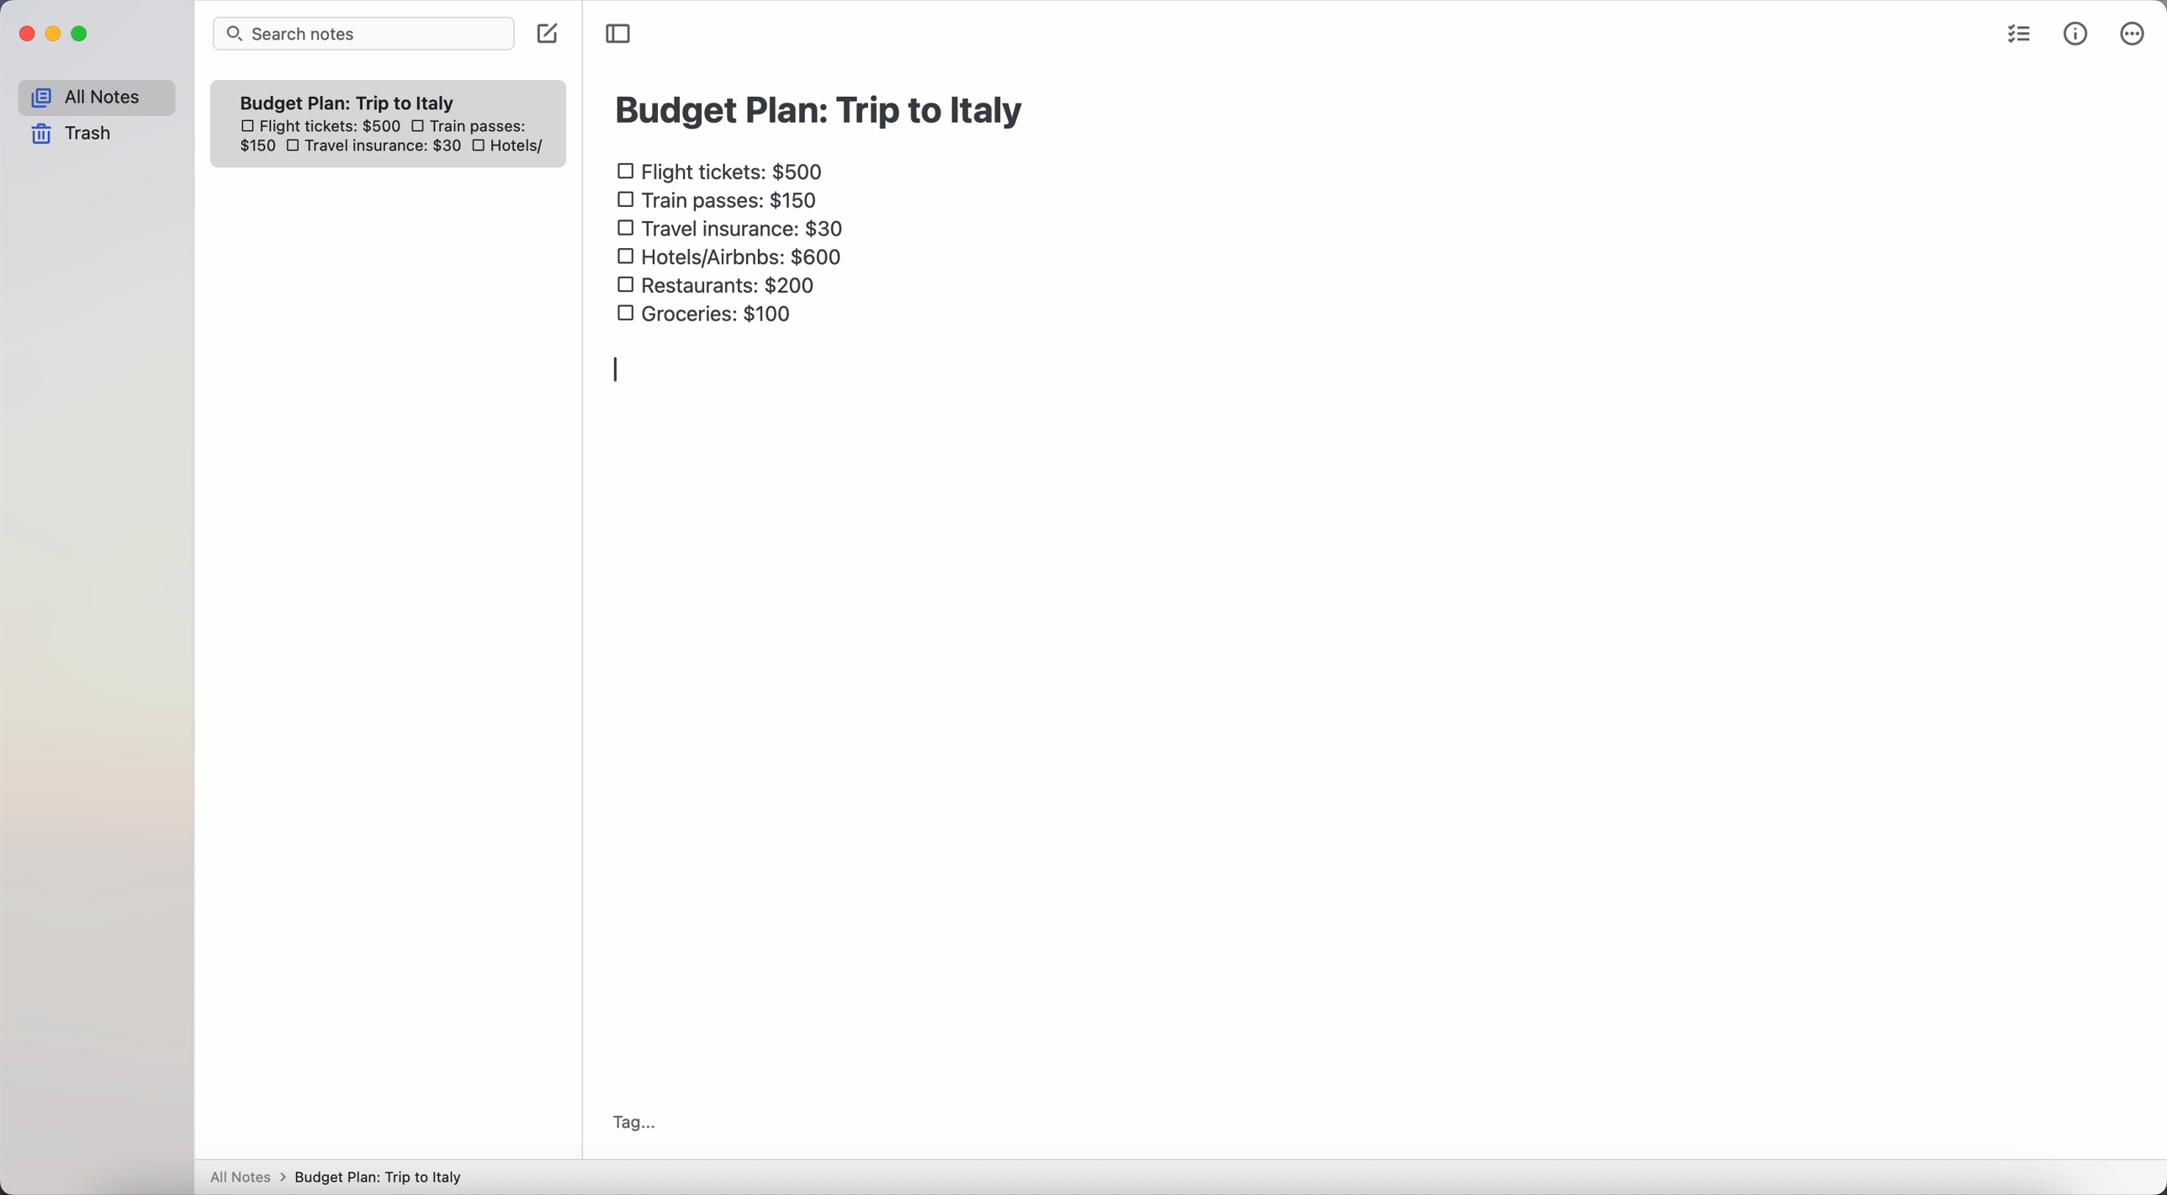 The image size is (2167, 1195). I want to click on restaurants: $200 checkbox, so click(717, 282).